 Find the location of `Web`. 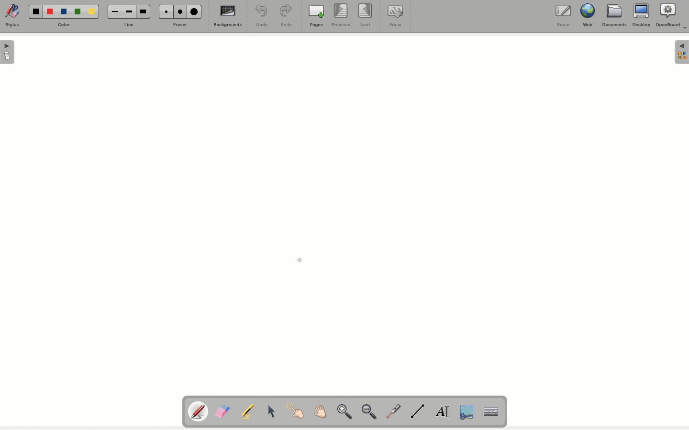

Web is located at coordinates (589, 16).